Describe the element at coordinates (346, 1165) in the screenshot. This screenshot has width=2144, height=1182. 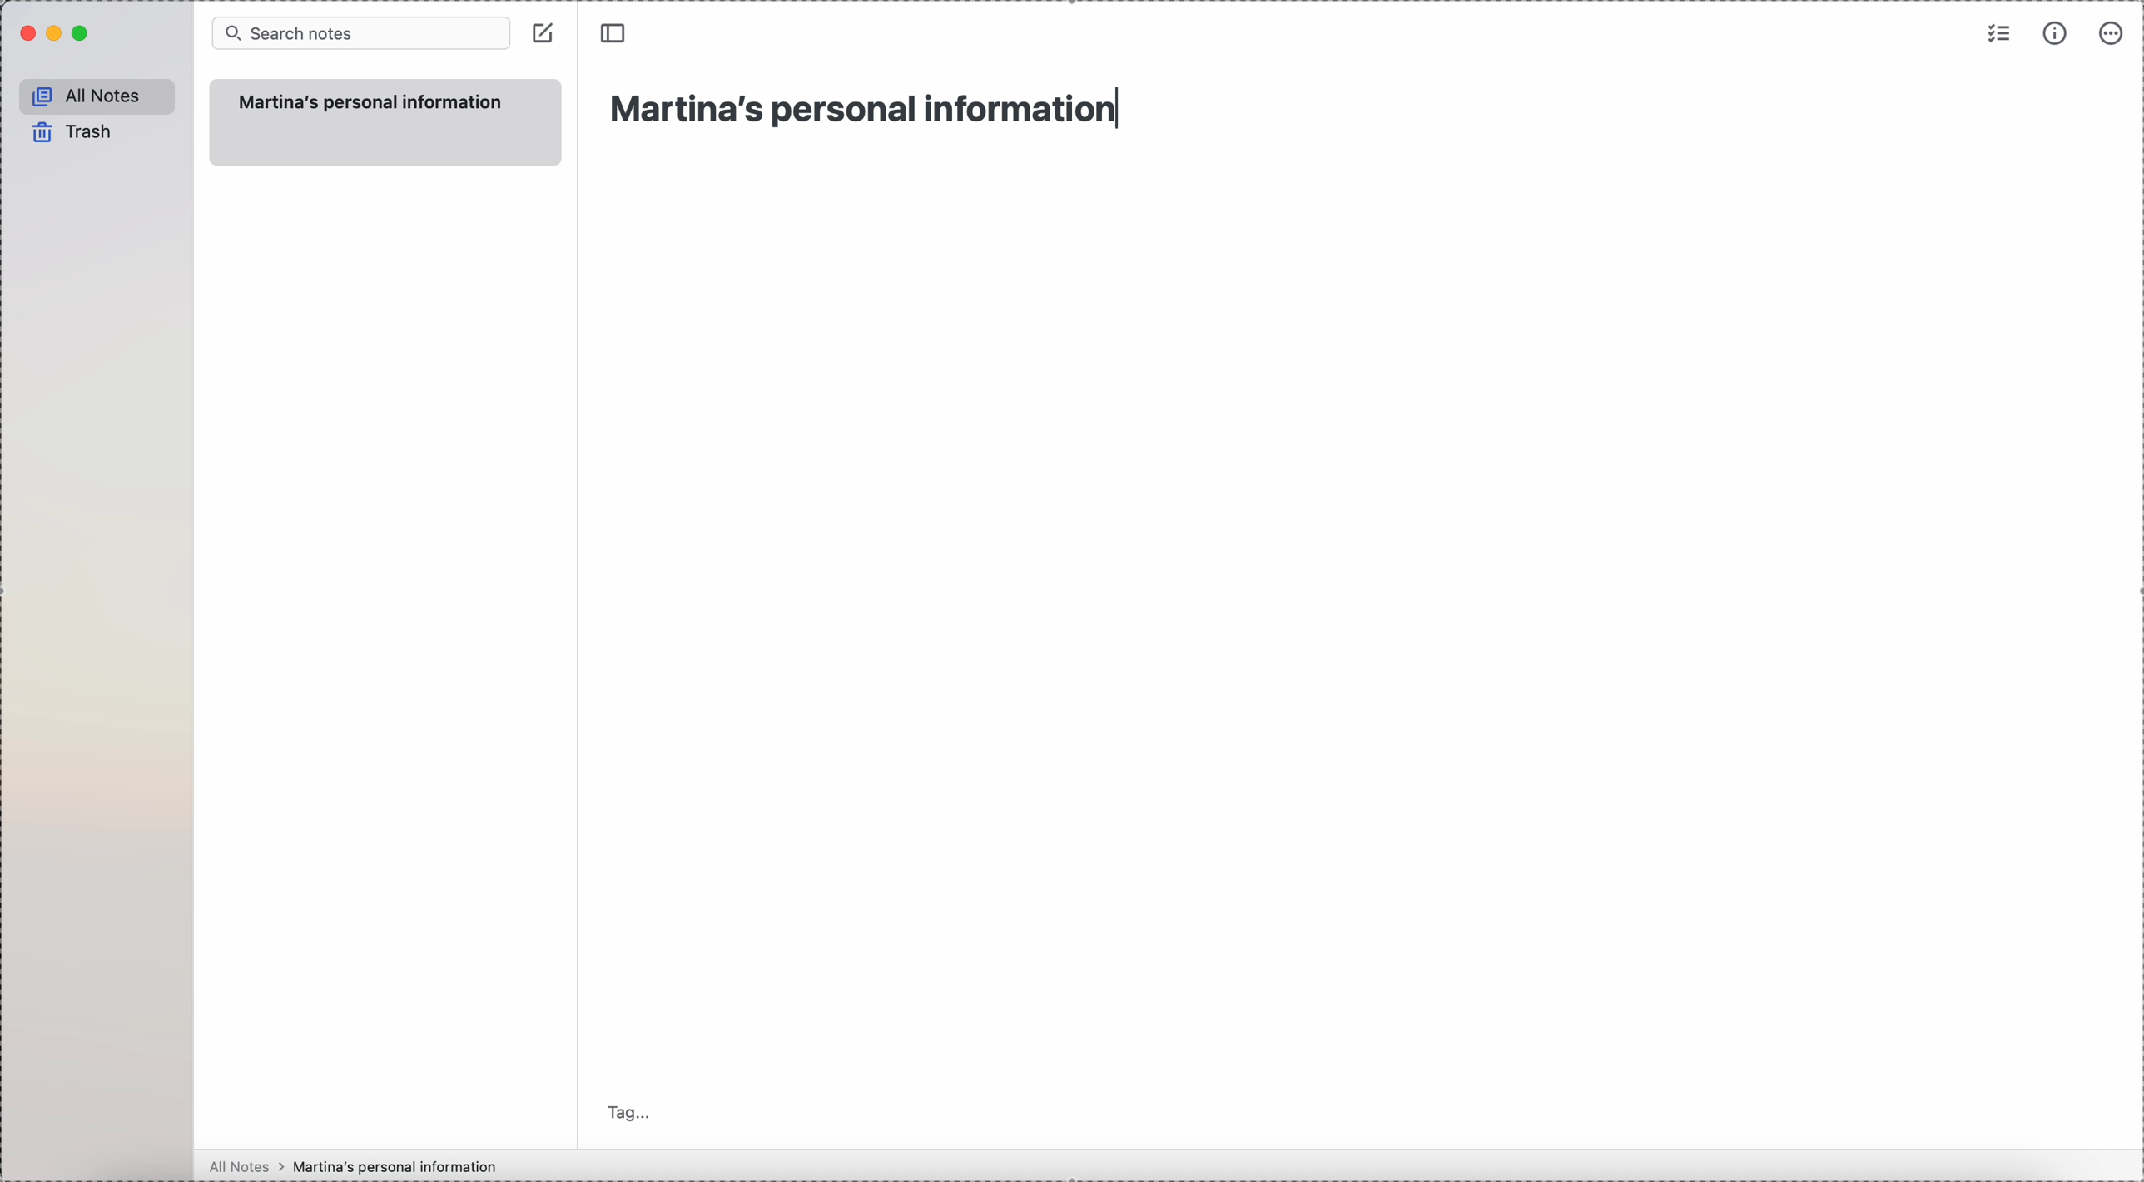
I see `all notes > Martina's personal information` at that location.